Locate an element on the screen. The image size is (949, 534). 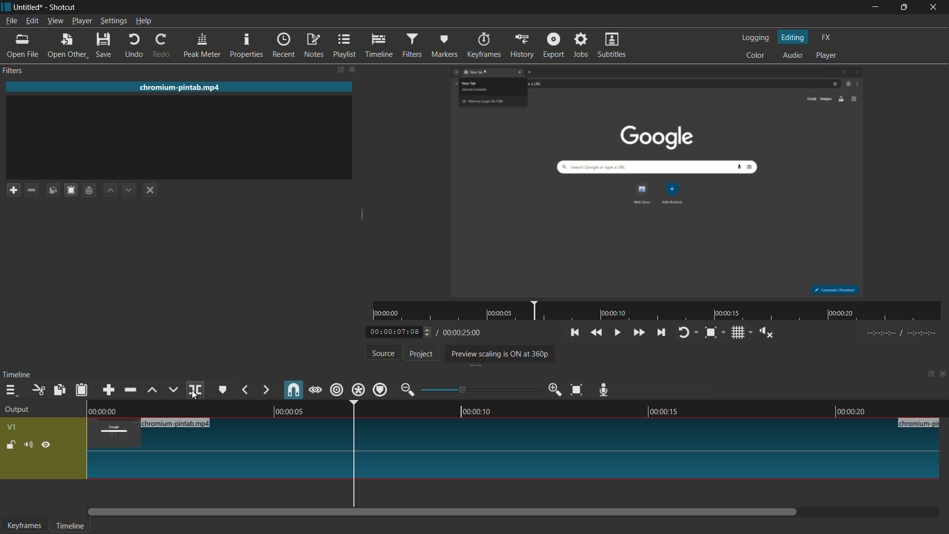
subtitles is located at coordinates (613, 44).